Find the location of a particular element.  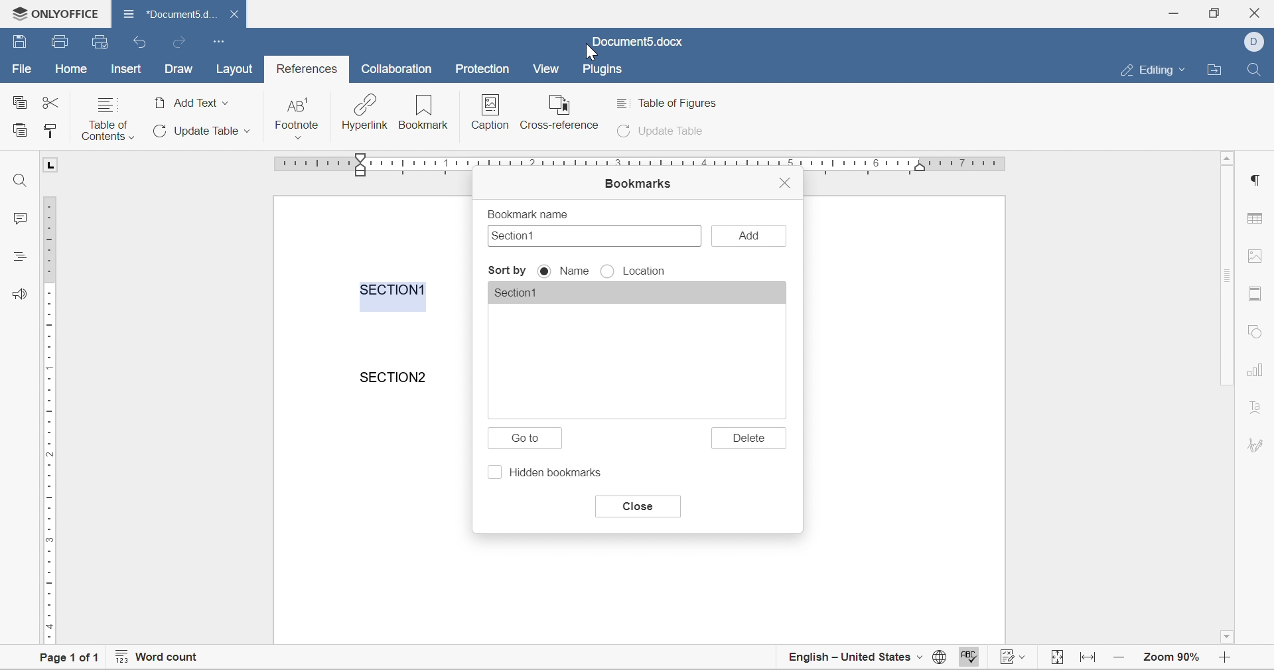

bookmarks is located at coordinates (636, 184).